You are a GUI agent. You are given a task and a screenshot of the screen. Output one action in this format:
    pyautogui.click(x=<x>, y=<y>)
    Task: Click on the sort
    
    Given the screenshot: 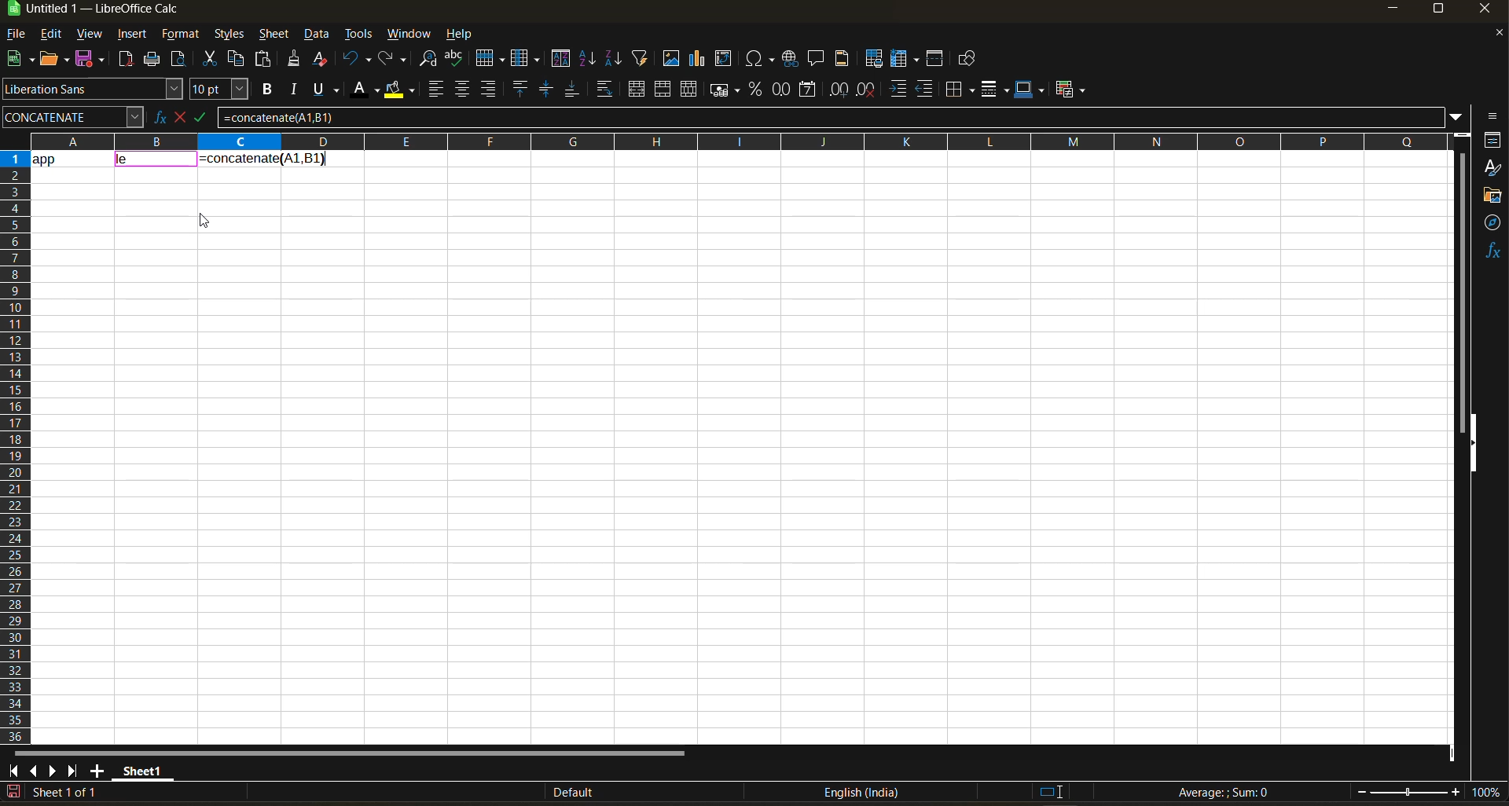 What is the action you would take?
    pyautogui.click(x=564, y=59)
    